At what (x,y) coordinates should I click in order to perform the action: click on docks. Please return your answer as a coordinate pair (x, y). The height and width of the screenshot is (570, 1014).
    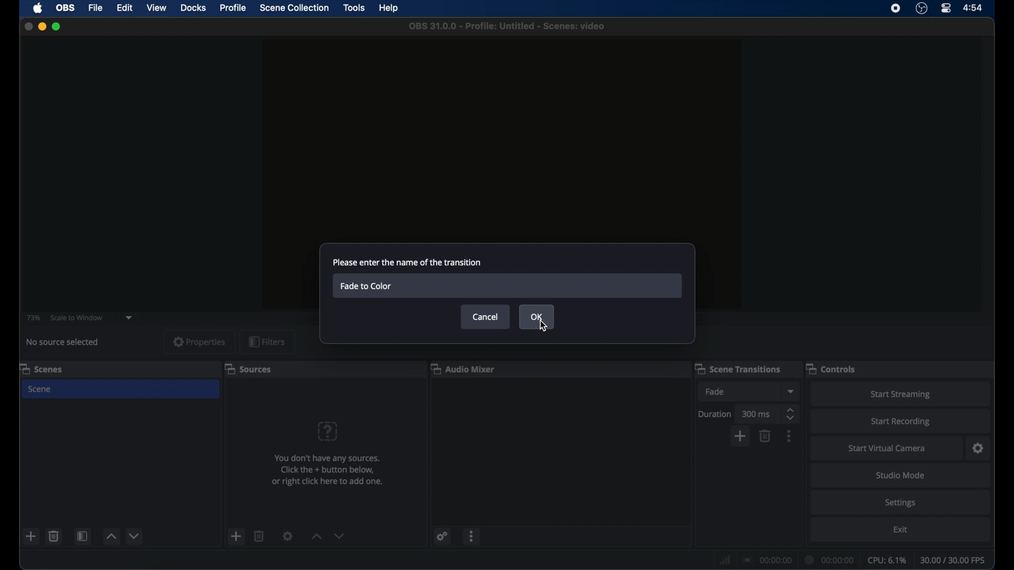
    Looking at the image, I should click on (194, 8).